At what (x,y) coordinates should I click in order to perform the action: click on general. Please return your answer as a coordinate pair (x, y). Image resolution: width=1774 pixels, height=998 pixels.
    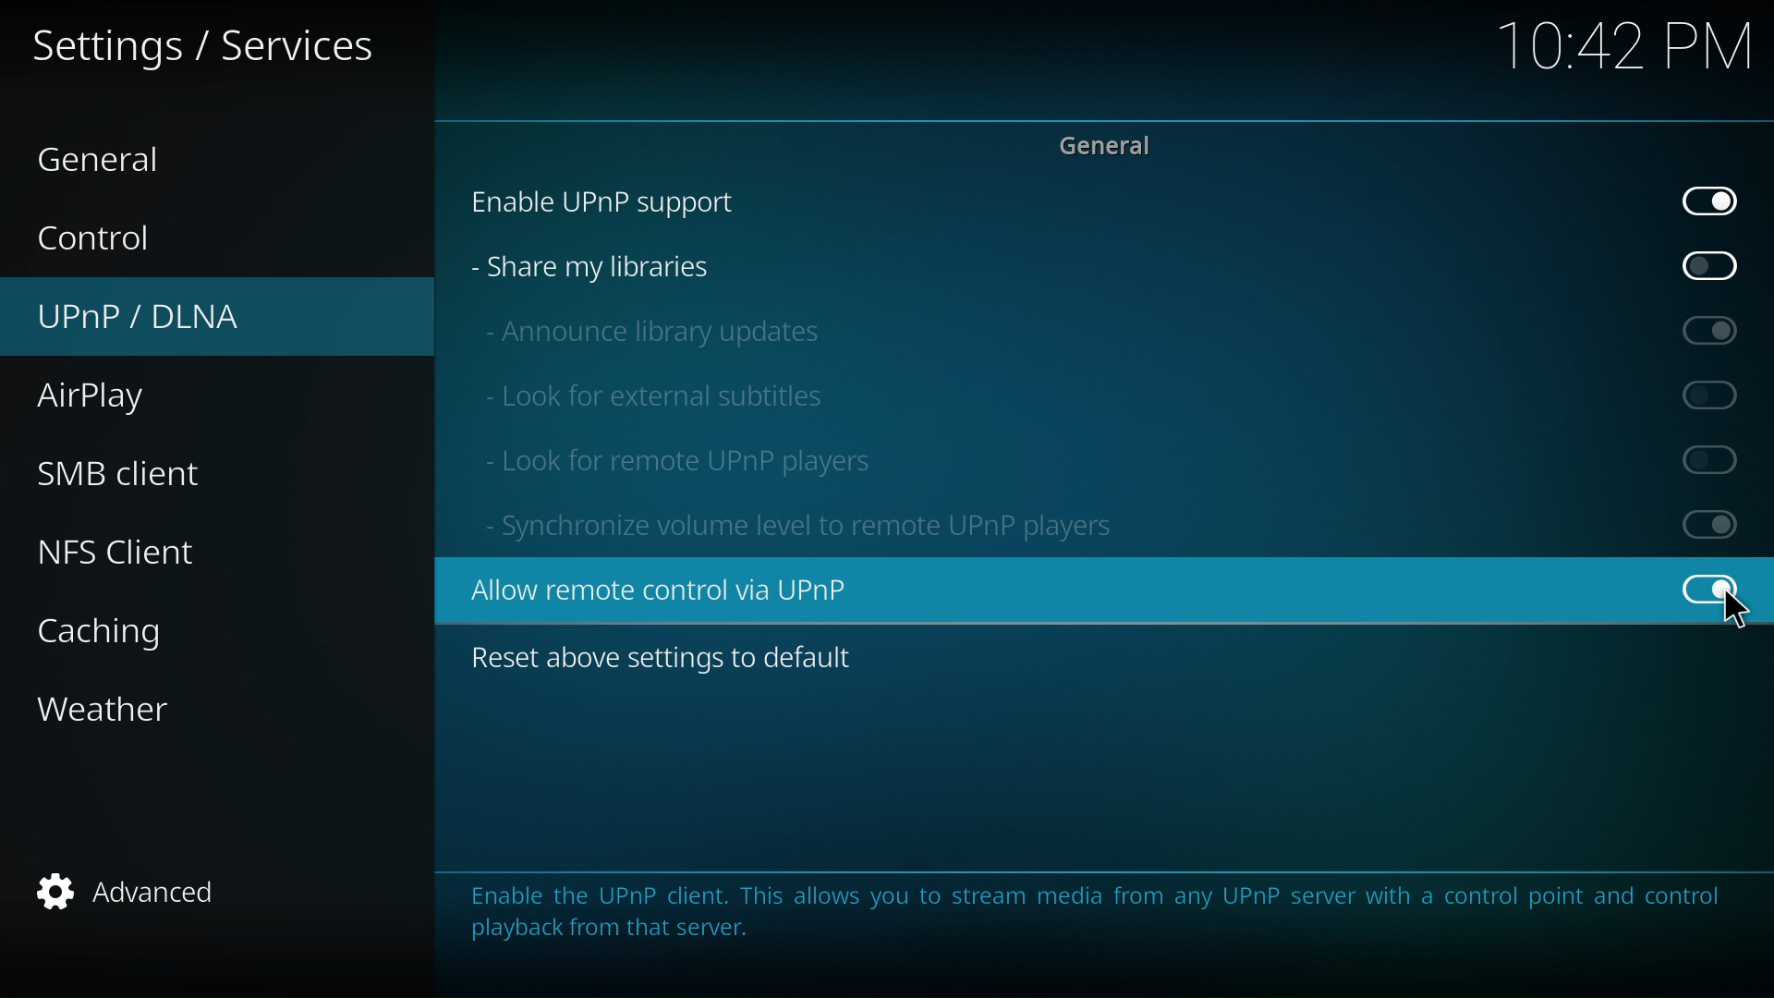
    Looking at the image, I should click on (1105, 144).